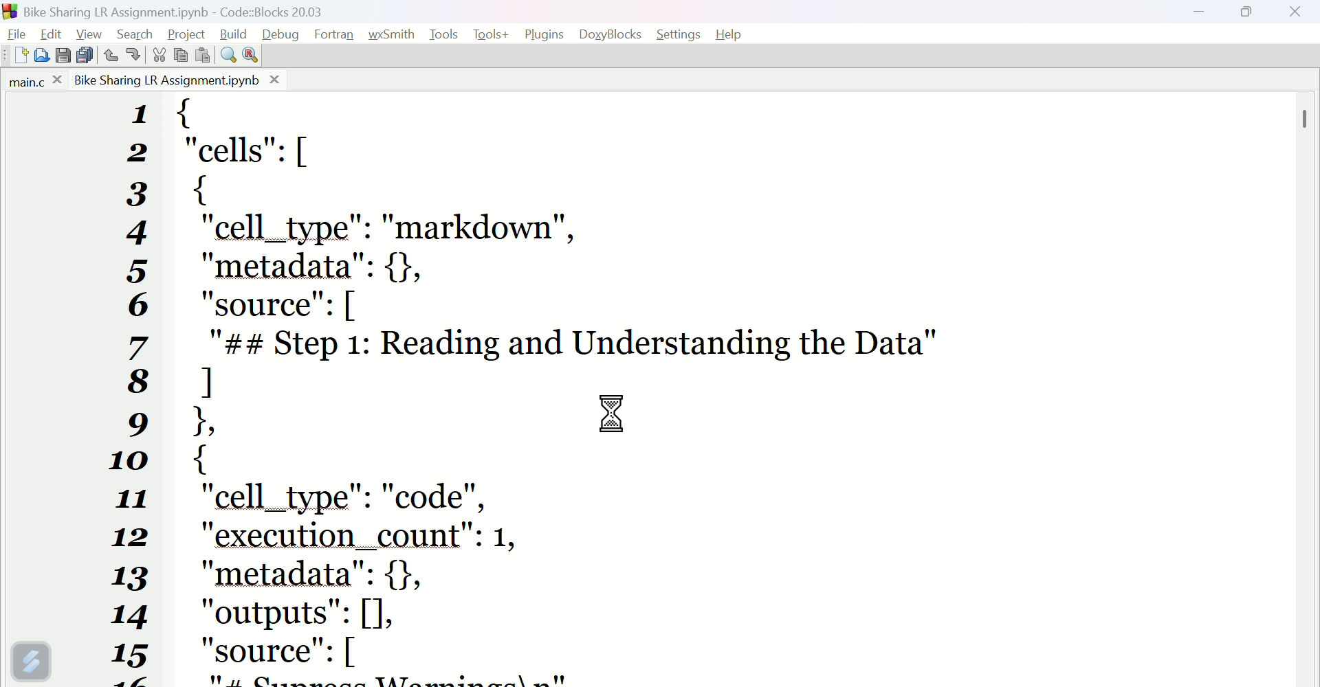  What do you see at coordinates (250, 54) in the screenshot?
I see `Replace` at bounding box center [250, 54].